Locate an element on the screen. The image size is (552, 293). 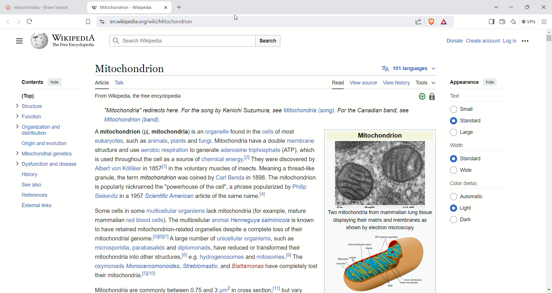
bookmark is located at coordinates (87, 22).